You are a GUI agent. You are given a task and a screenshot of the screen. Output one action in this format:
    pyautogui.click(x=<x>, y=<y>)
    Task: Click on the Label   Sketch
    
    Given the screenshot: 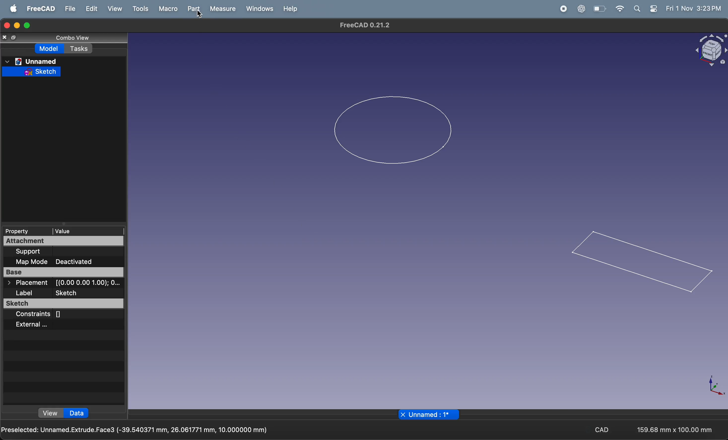 What is the action you would take?
    pyautogui.click(x=48, y=293)
    